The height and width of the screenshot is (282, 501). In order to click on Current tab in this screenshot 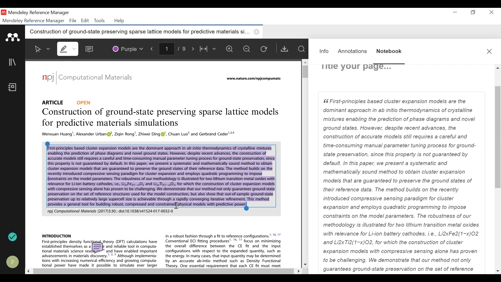, I will do `click(138, 32)`.